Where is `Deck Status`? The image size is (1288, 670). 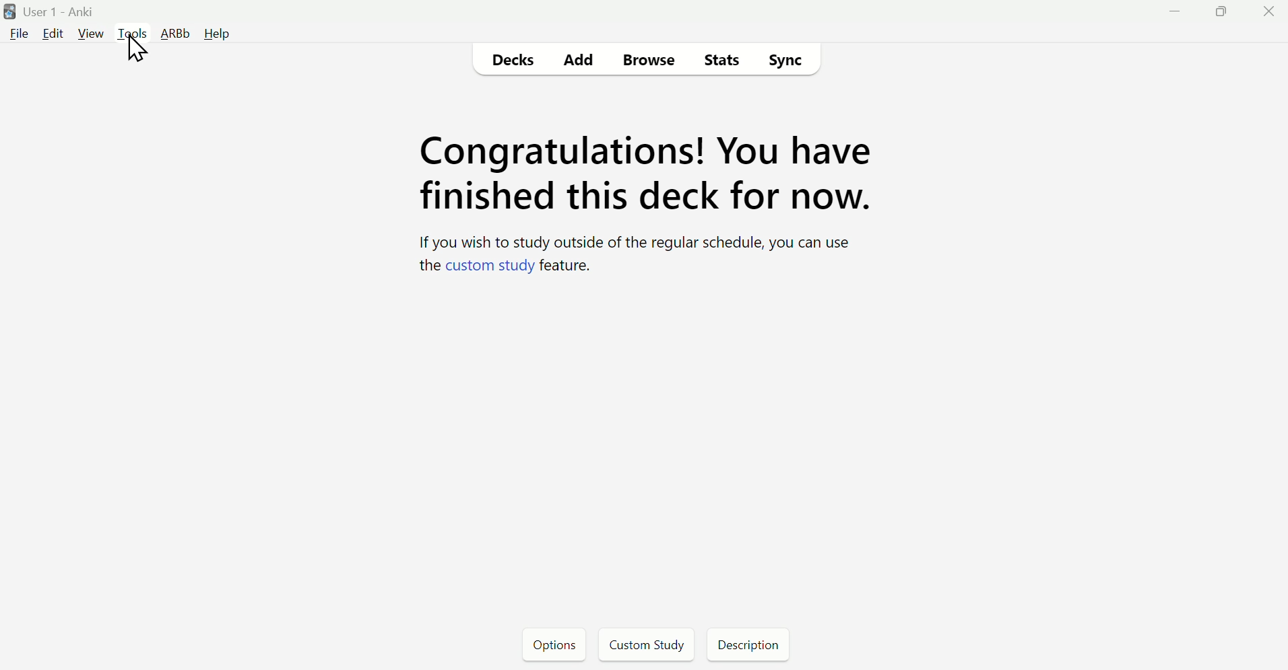
Deck Status is located at coordinates (641, 207).